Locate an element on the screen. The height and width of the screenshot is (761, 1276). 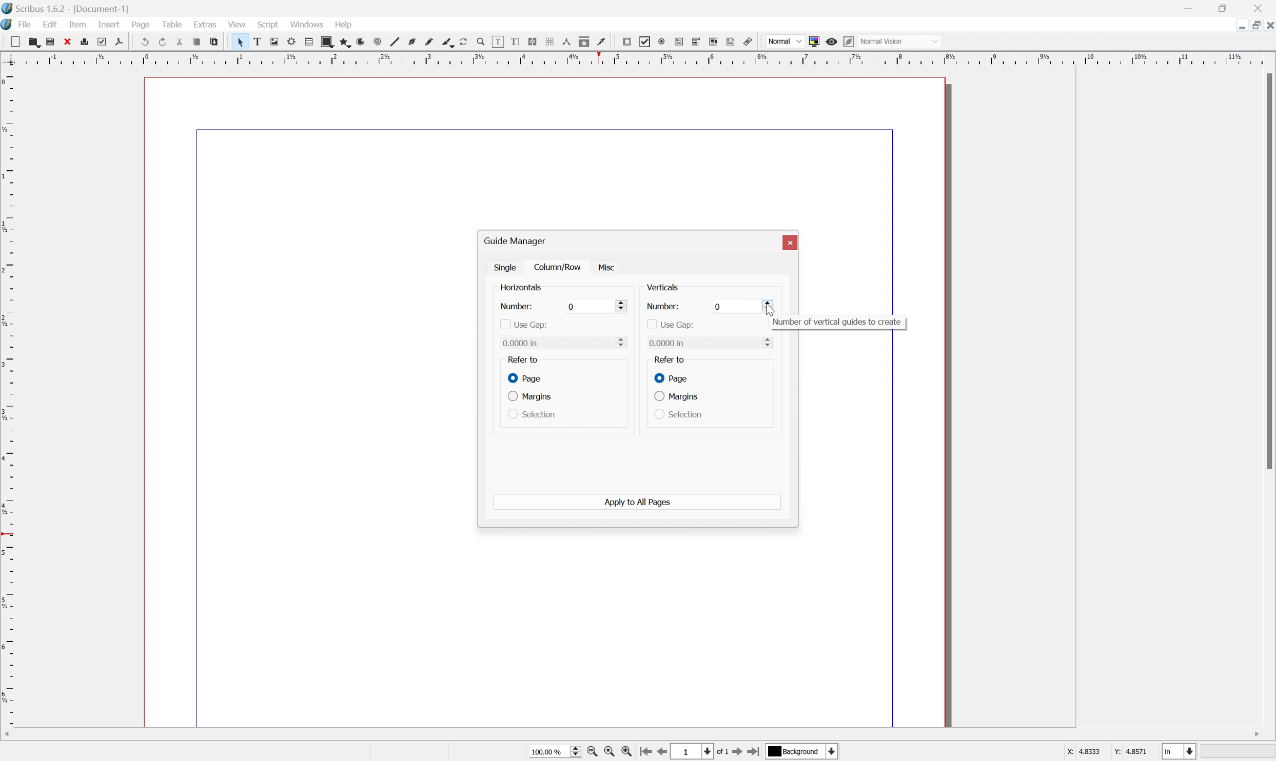
select current layer is located at coordinates (800, 751).